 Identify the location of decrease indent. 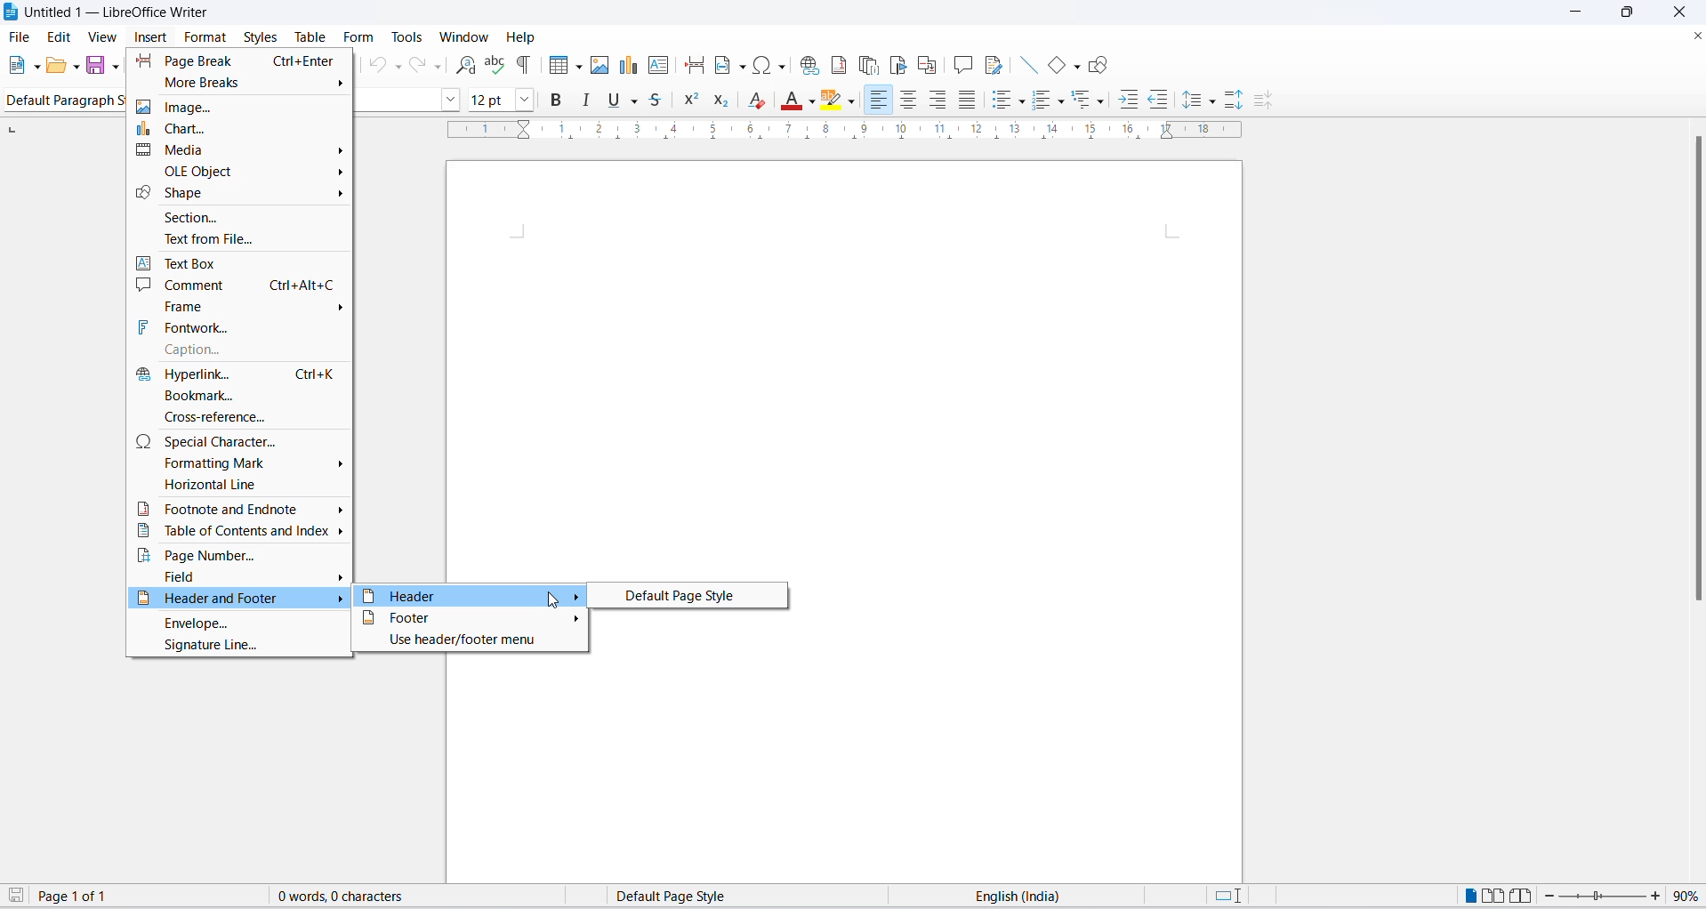
(1161, 100).